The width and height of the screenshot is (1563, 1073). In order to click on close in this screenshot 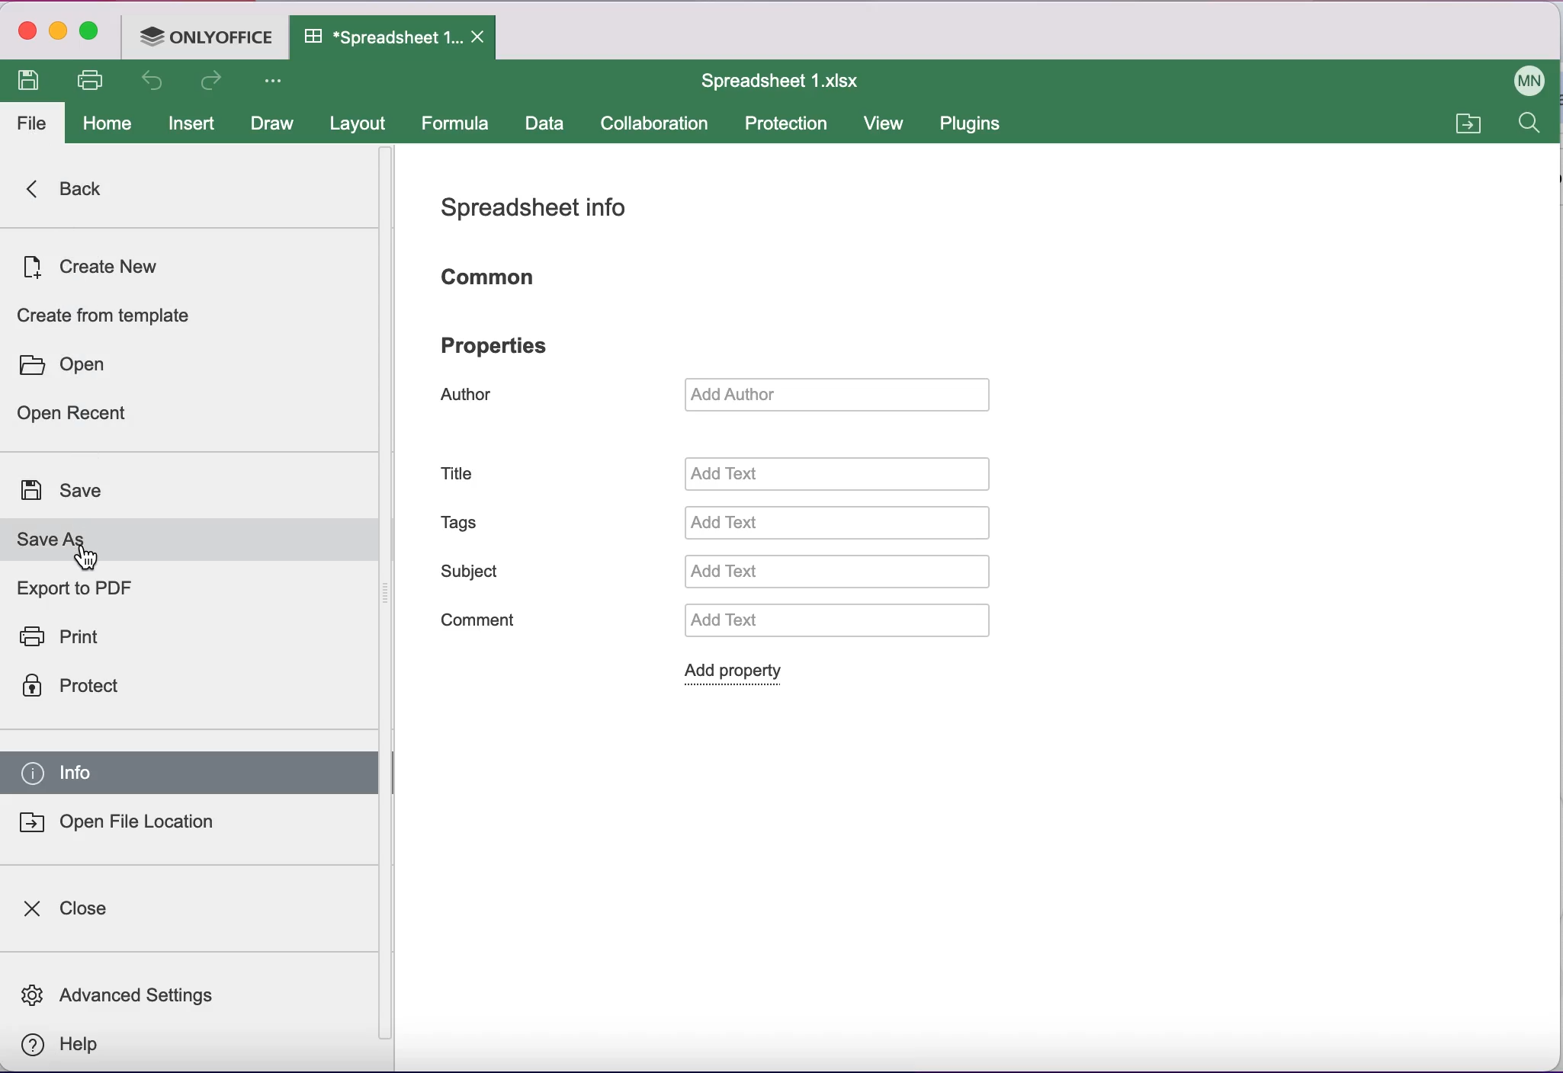, I will do `click(72, 911)`.